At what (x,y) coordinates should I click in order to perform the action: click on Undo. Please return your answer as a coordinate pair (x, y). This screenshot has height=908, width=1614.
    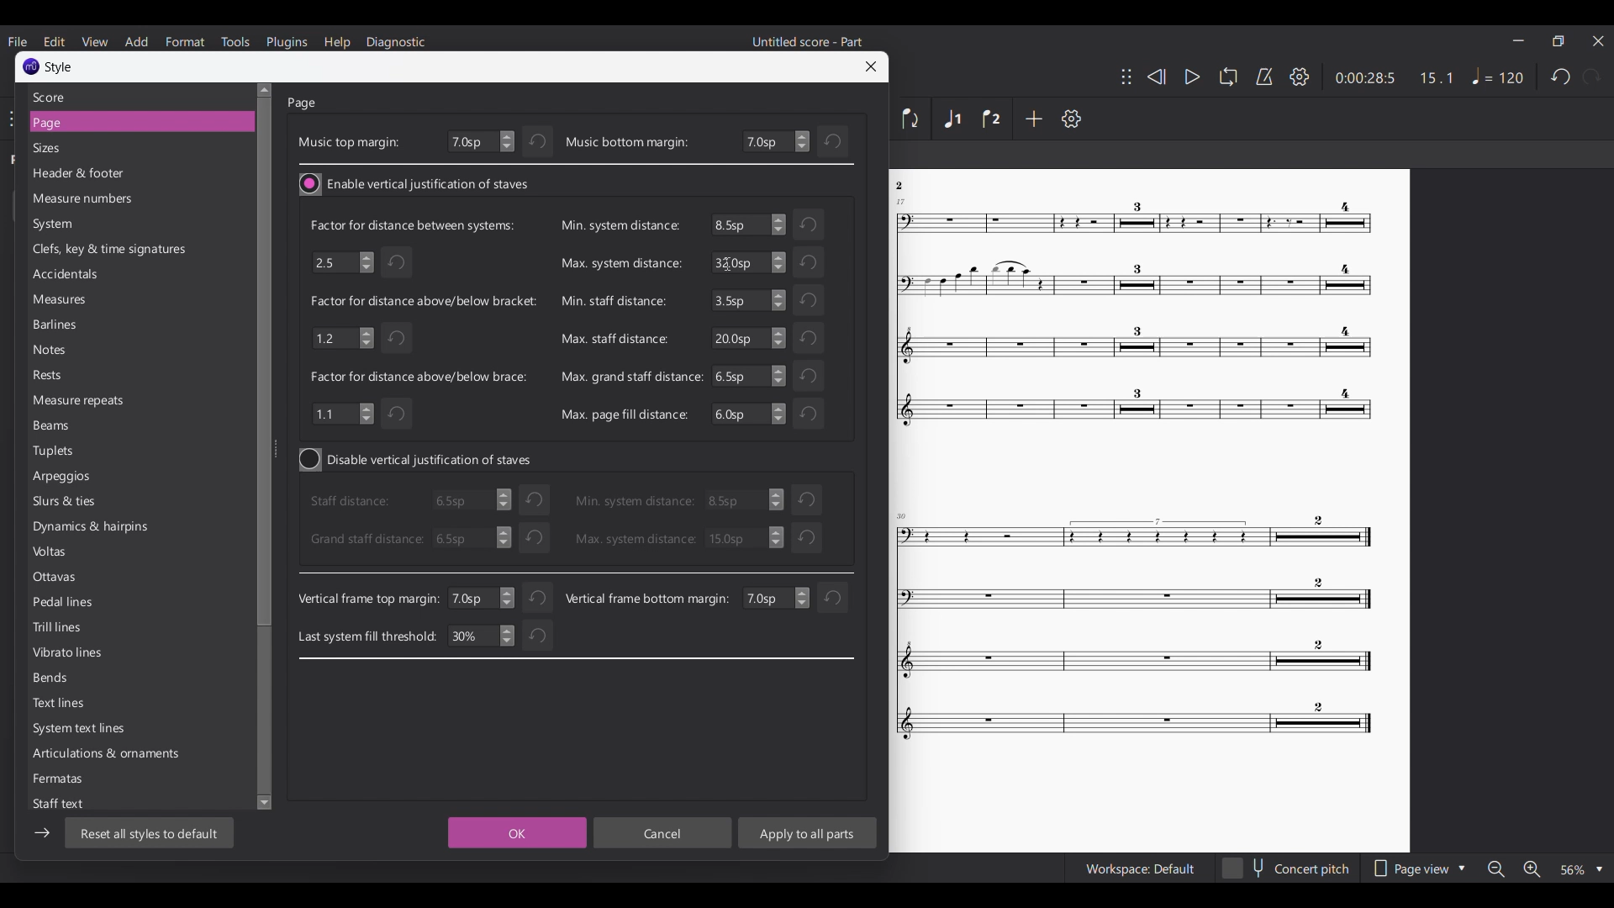
    Looking at the image, I should click on (809, 300).